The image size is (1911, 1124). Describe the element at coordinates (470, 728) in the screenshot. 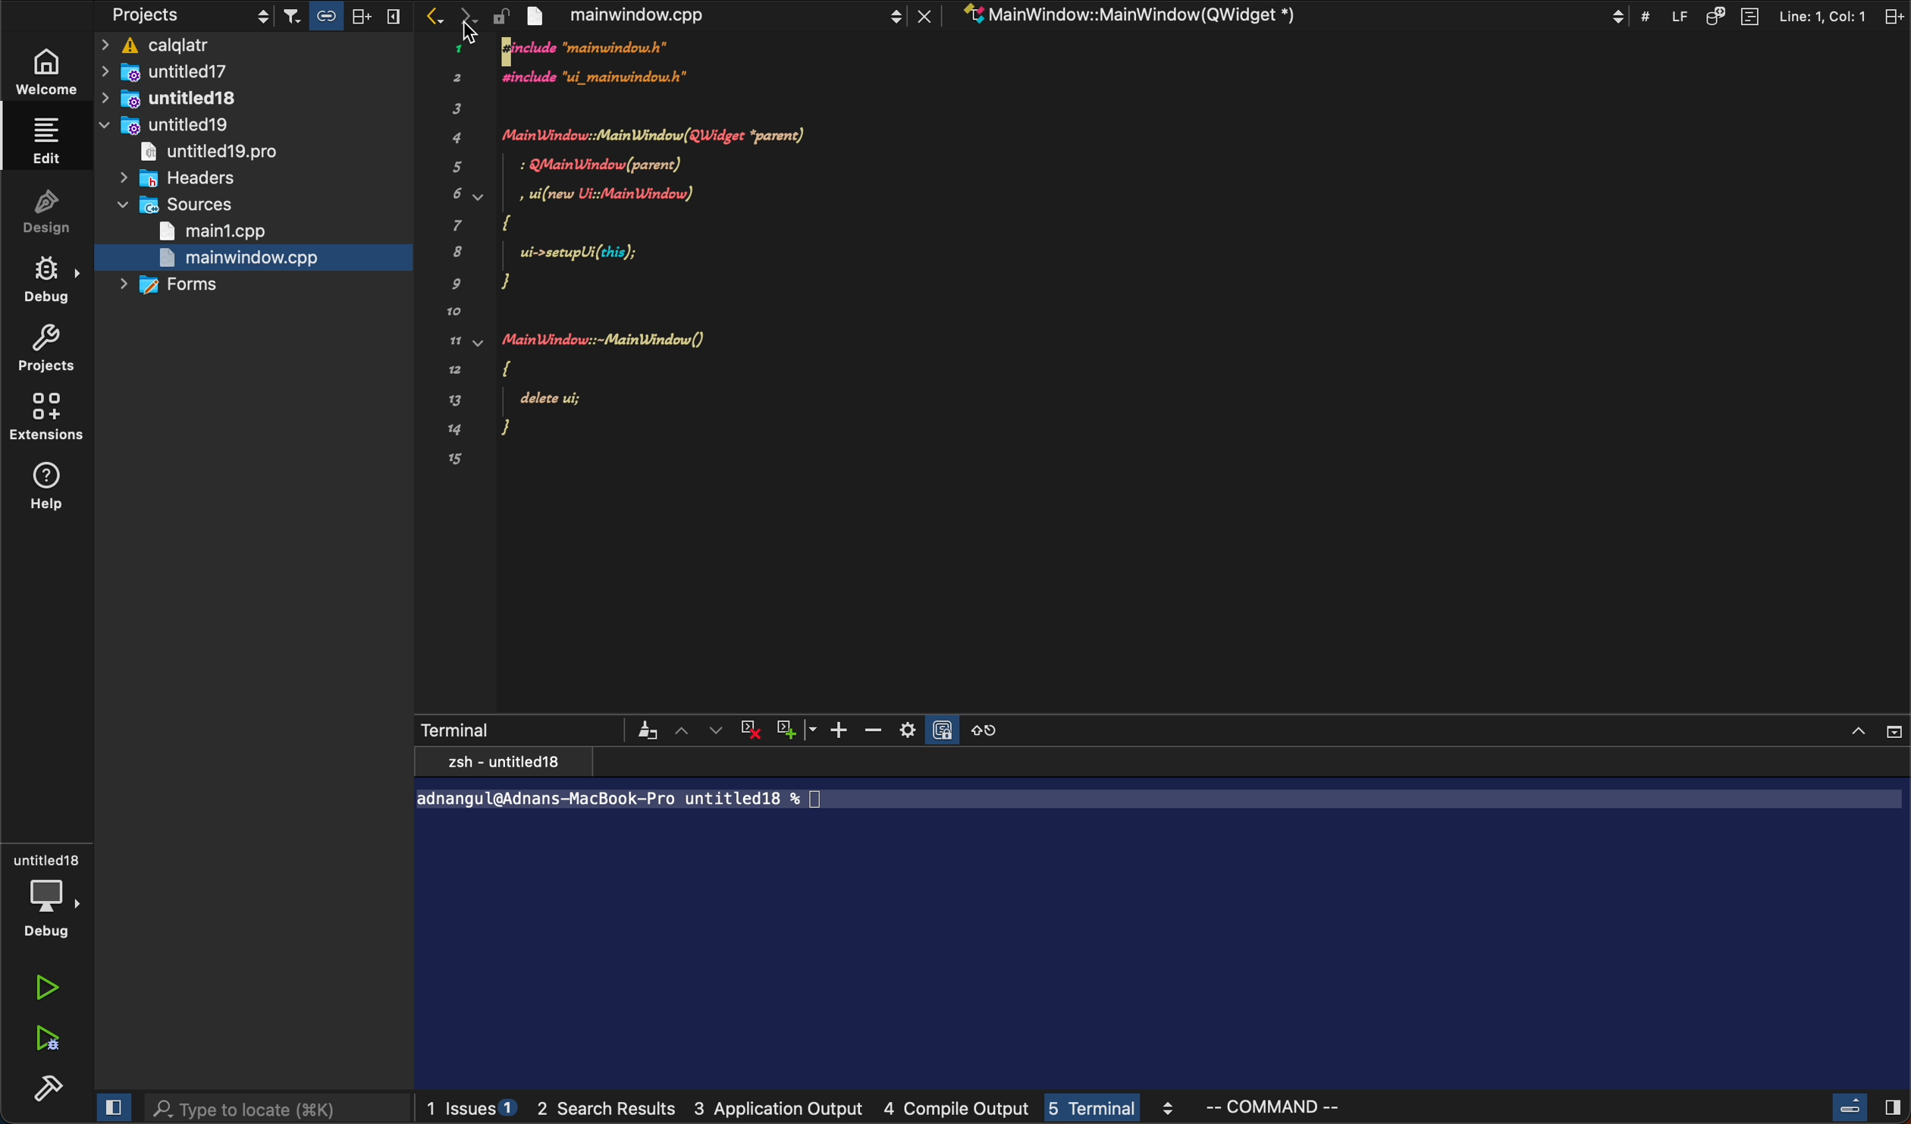

I see `Terminal` at that location.